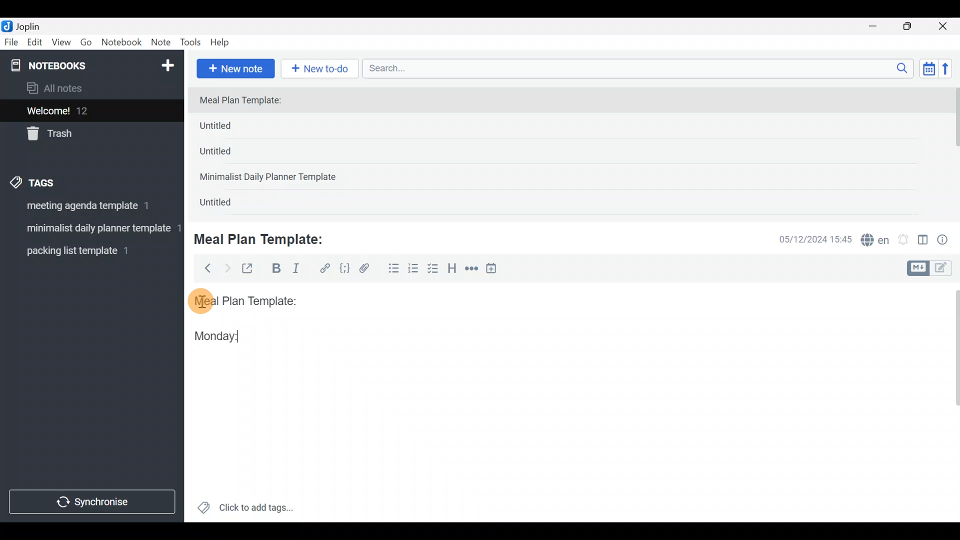  I want to click on Note properties, so click(947, 240).